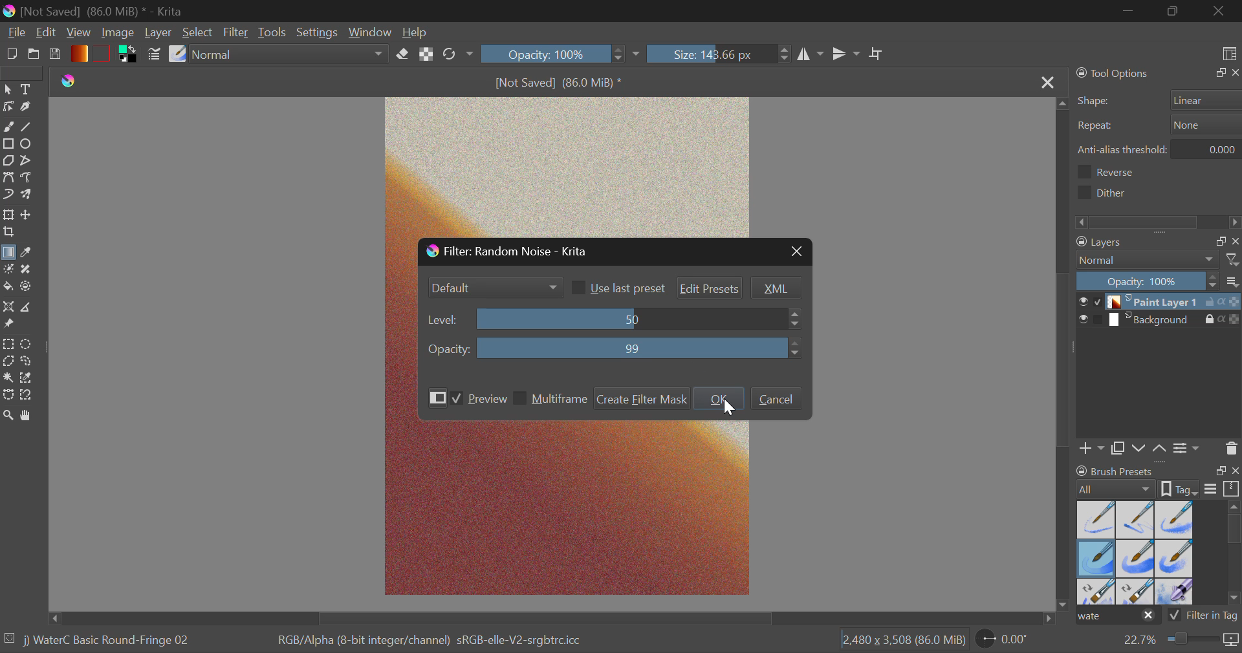 This screenshot has width=1242, height=653. What do you see at coordinates (275, 32) in the screenshot?
I see `Tools` at bounding box center [275, 32].